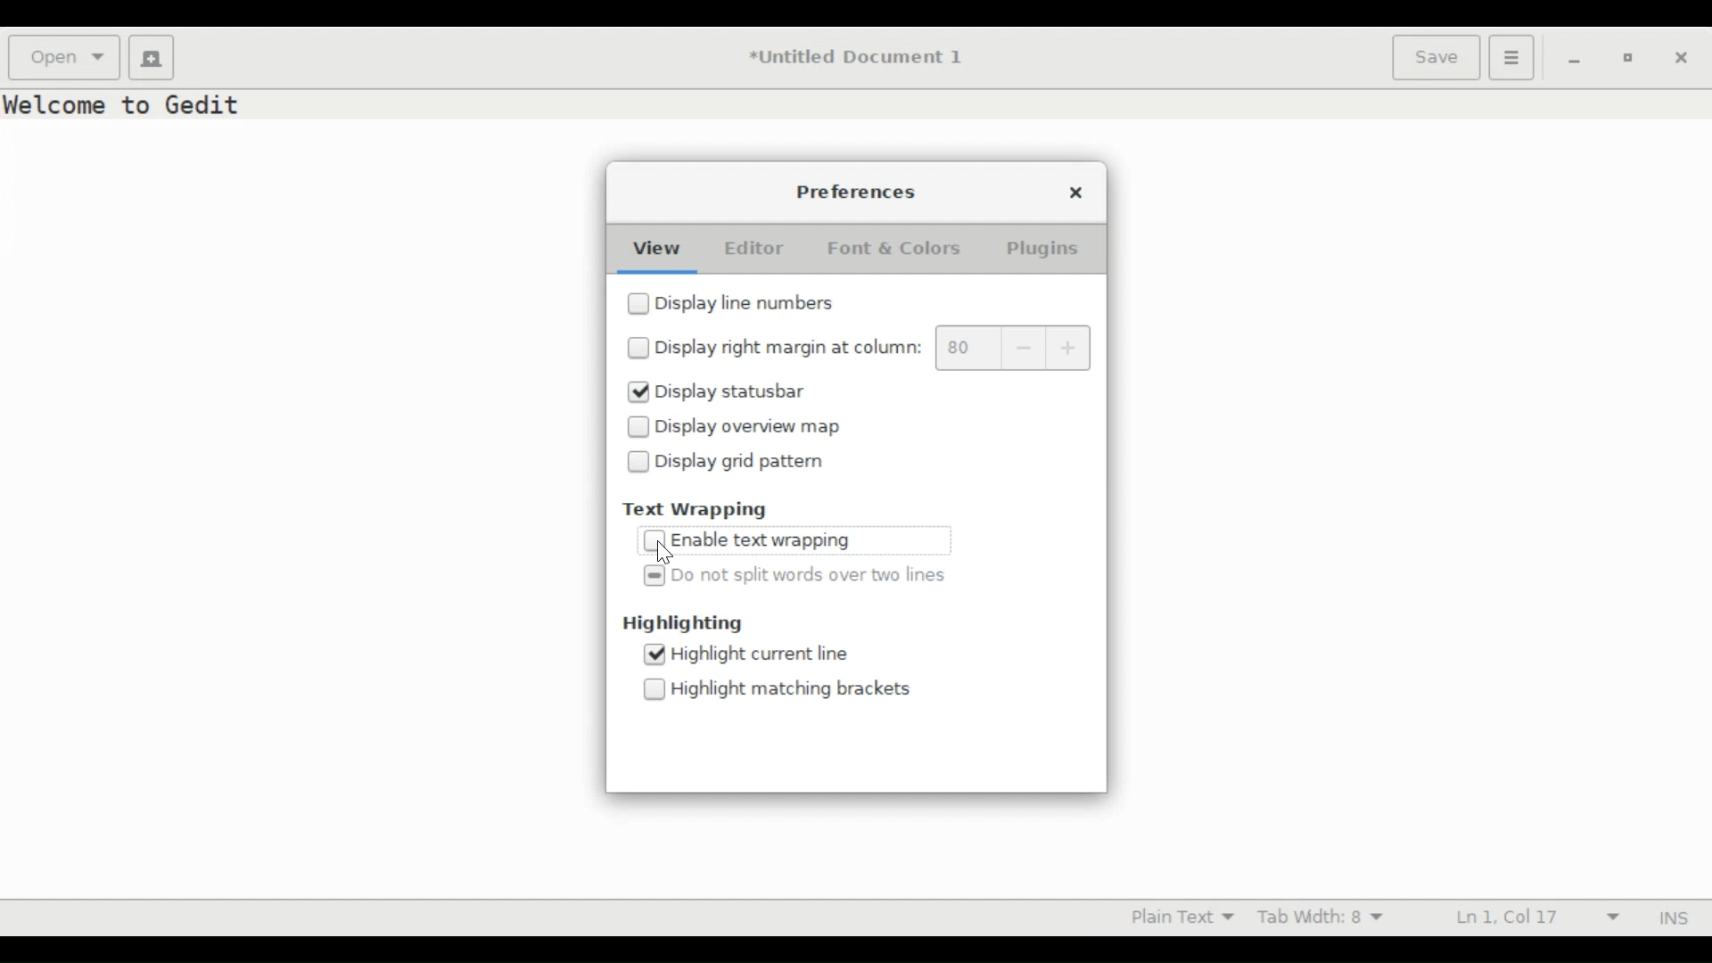 The image size is (1712, 963). Describe the element at coordinates (149, 56) in the screenshot. I see `Create a new document` at that location.